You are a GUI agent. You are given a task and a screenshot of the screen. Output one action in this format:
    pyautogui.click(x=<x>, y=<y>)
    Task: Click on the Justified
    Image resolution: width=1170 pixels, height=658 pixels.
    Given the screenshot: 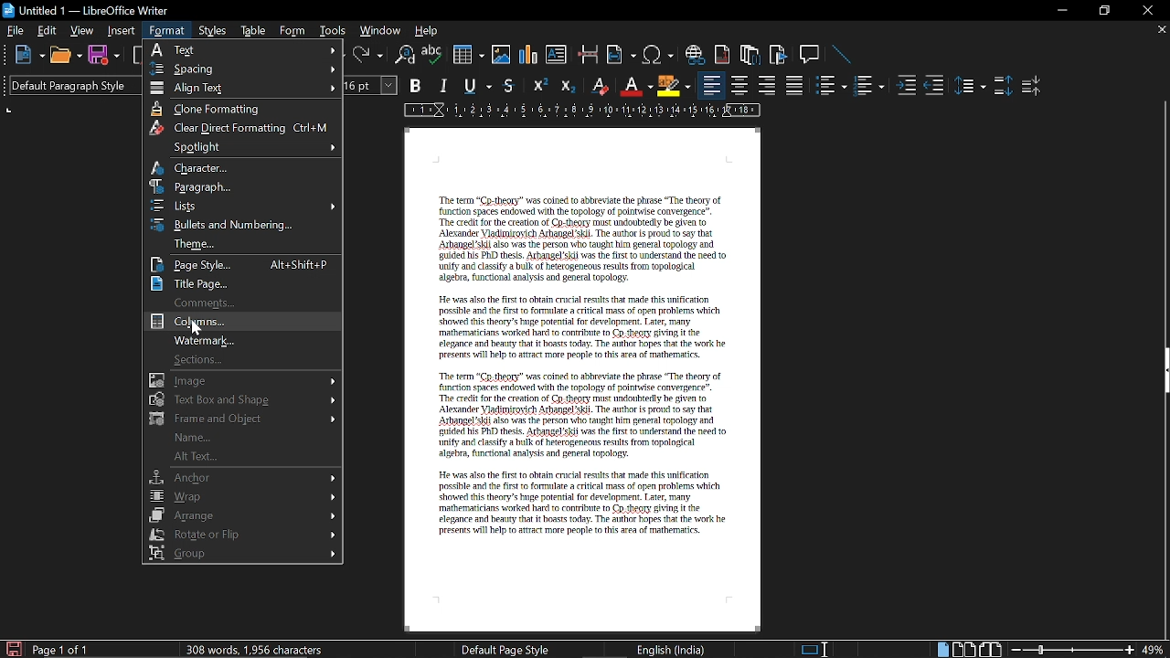 What is the action you would take?
    pyautogui.click(x=796, y=85)
    